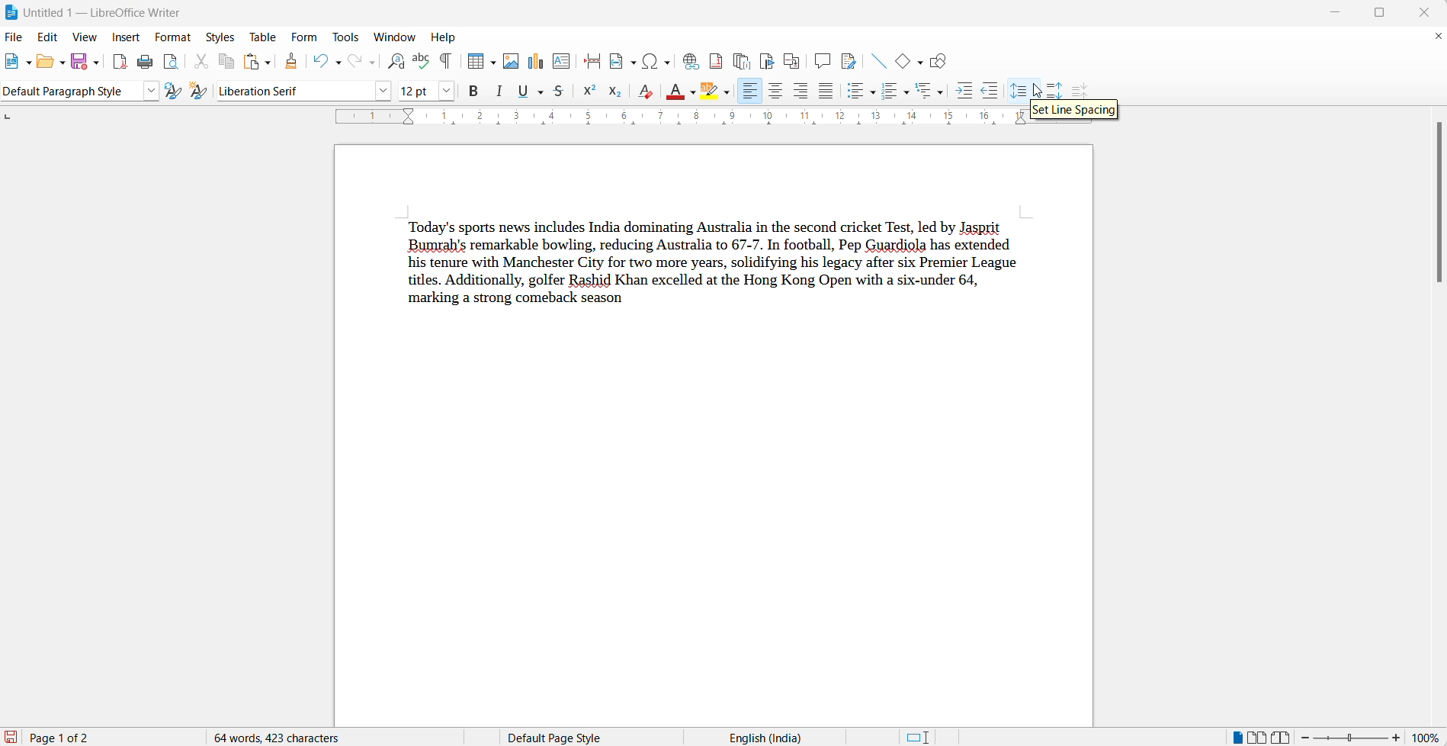 The image size is (1447, 746). Describe the element at coordinates (592, 91) in the screenshot. I see `superscript` at that location.